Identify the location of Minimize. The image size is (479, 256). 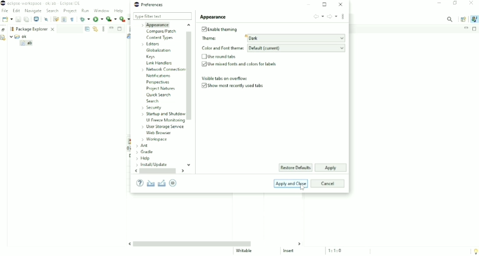
(310, 4).